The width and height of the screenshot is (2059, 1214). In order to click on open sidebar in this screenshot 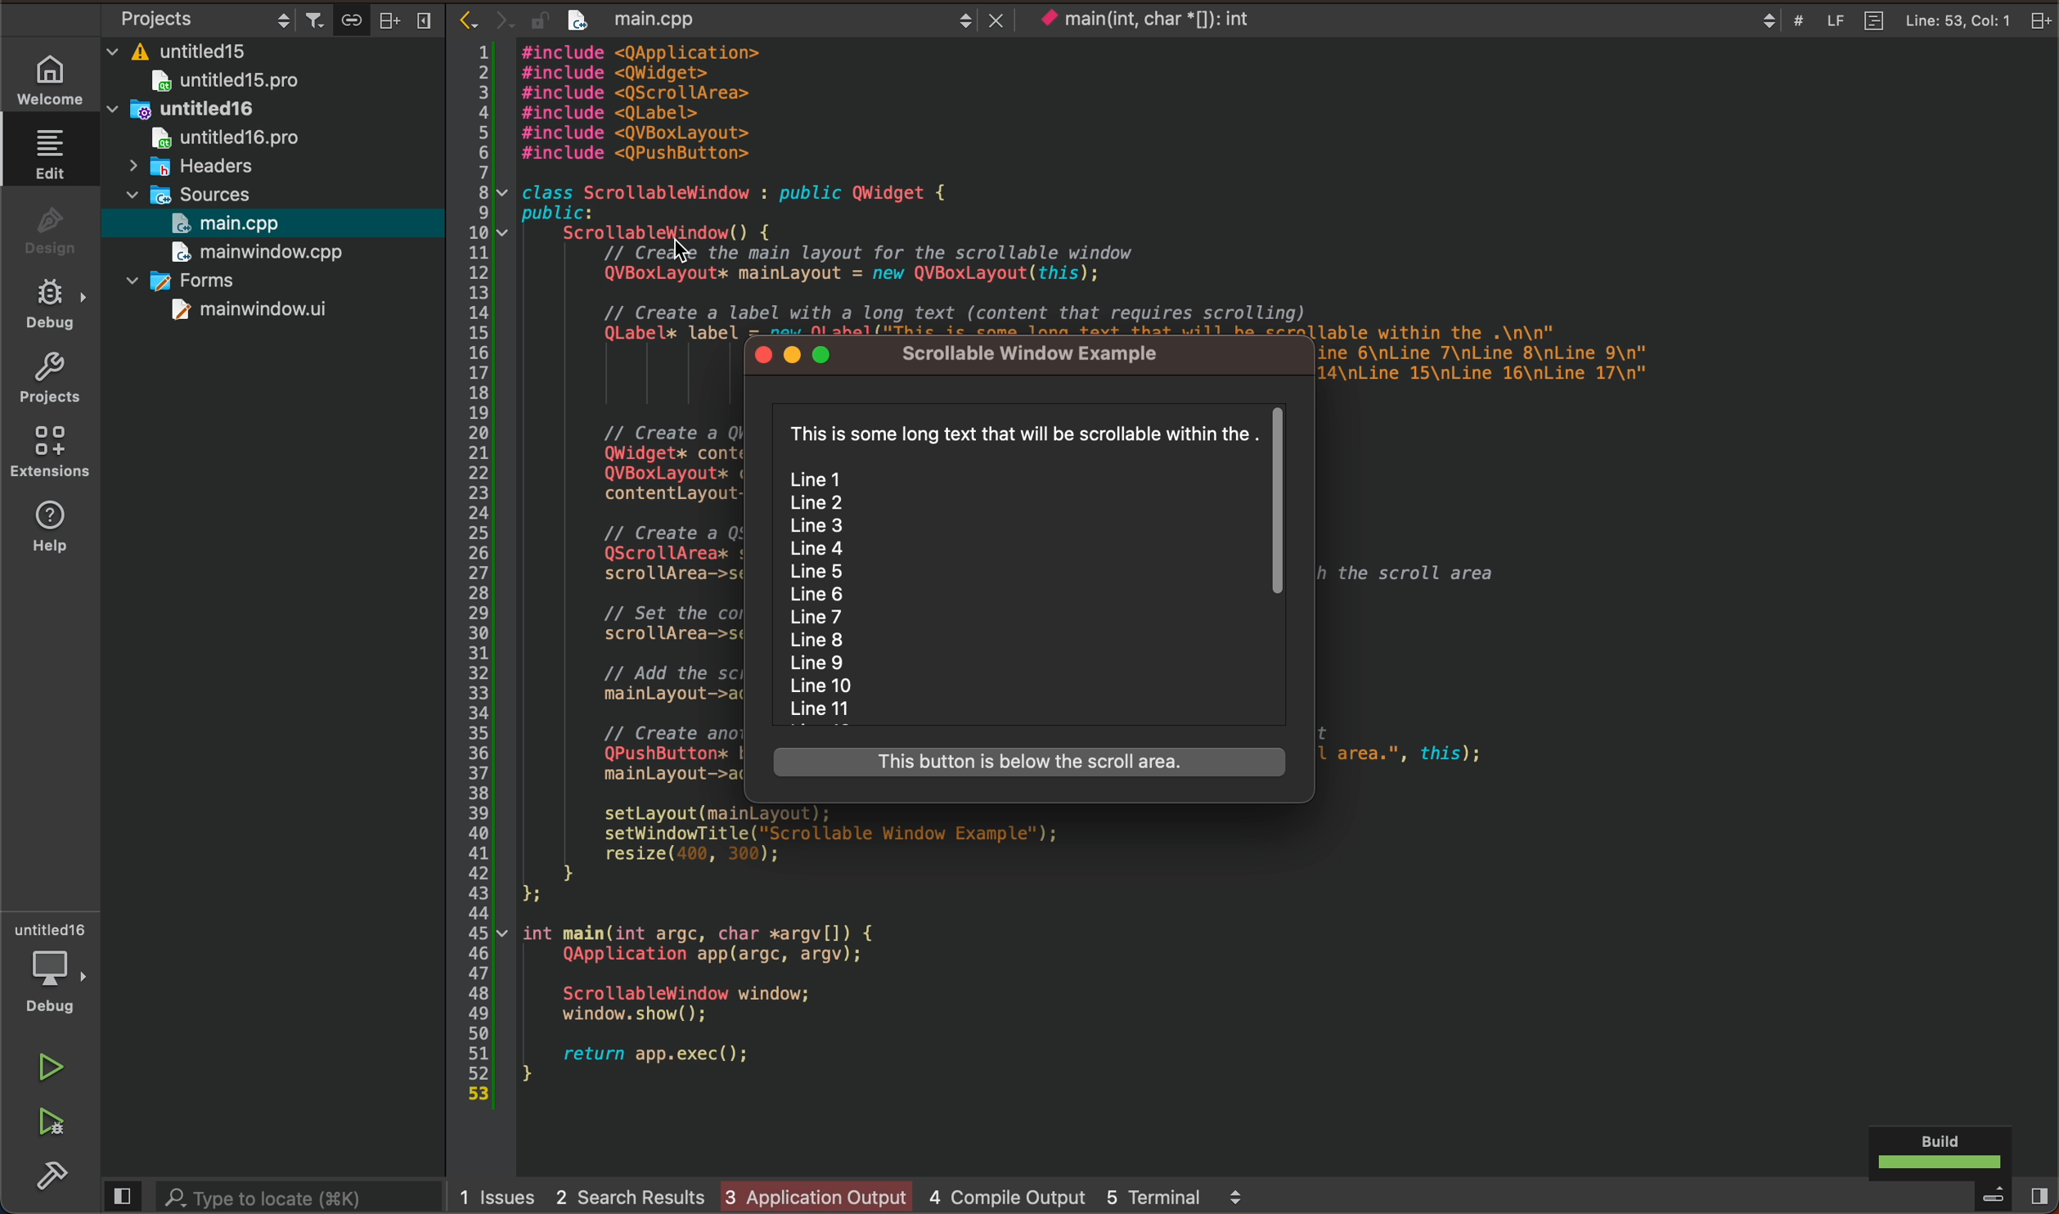, I will do `click(1997, 1198)`.